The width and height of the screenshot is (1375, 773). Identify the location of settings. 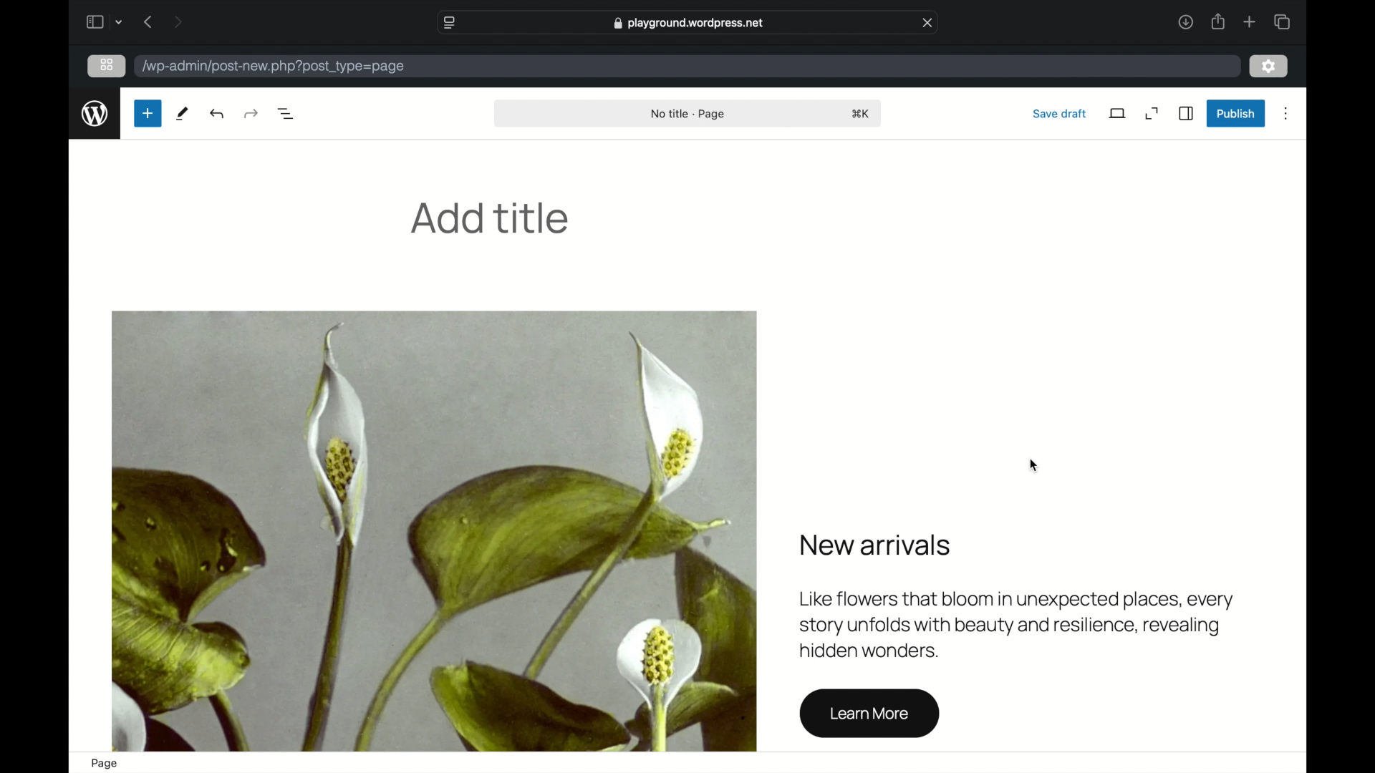
(1269, 67).